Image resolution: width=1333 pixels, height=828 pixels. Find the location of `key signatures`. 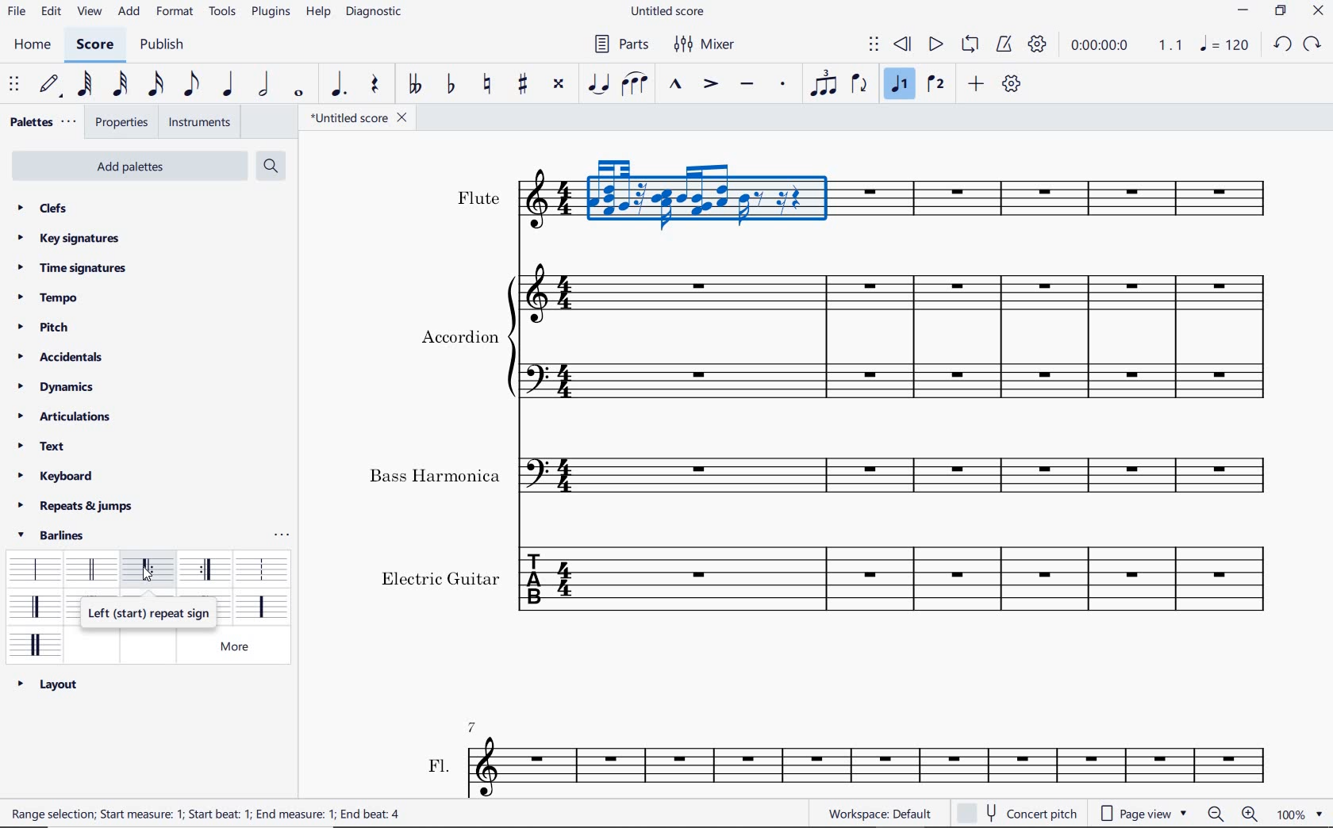

key signatures is located at coordinates (68, 240).